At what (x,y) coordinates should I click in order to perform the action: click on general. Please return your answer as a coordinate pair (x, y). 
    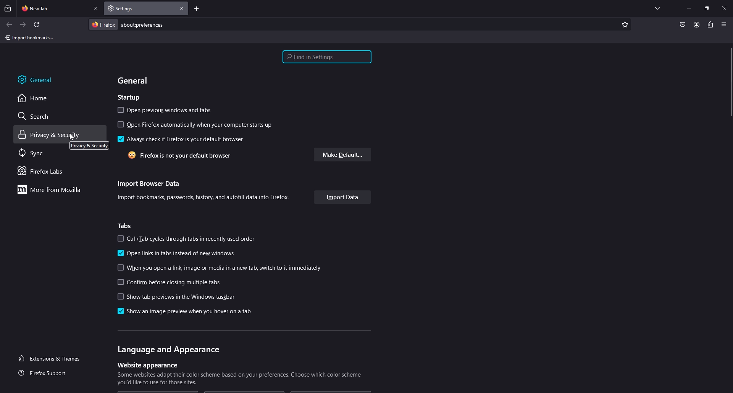
    Looking at the image, I should click on (134, 81).